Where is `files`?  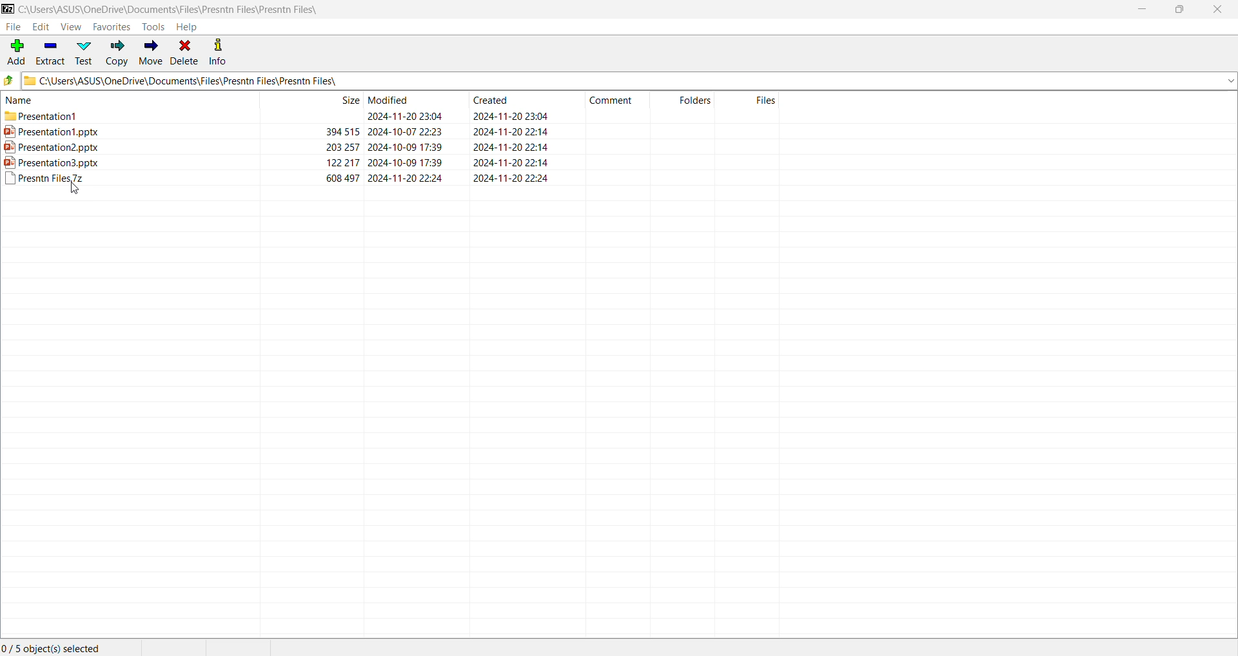 files is located at coordinates (768, 99).